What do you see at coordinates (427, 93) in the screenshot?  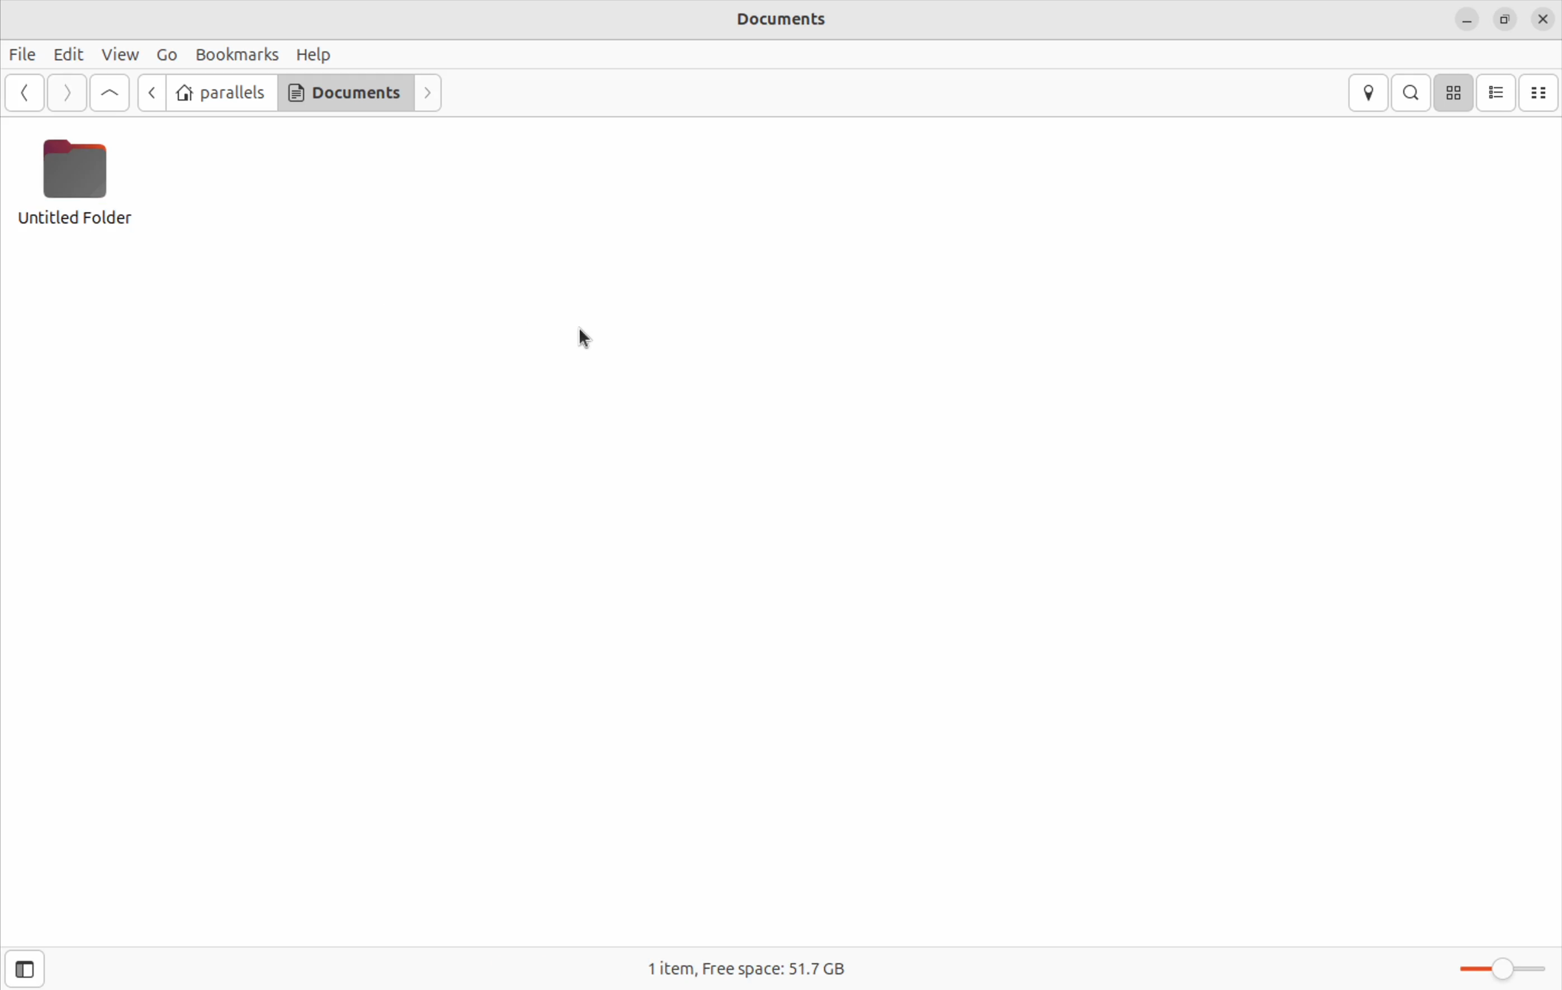 I see `Forward` at bounding box center [427, 93].